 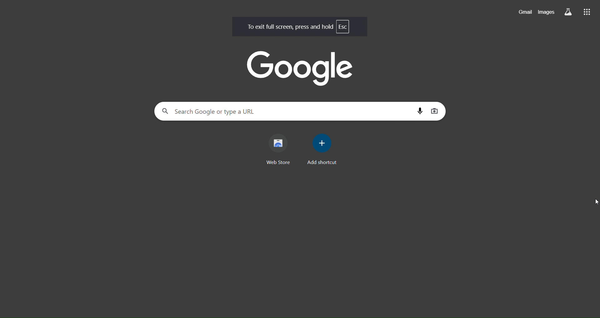 I want to click on google apps, so click(x=587, y=12).